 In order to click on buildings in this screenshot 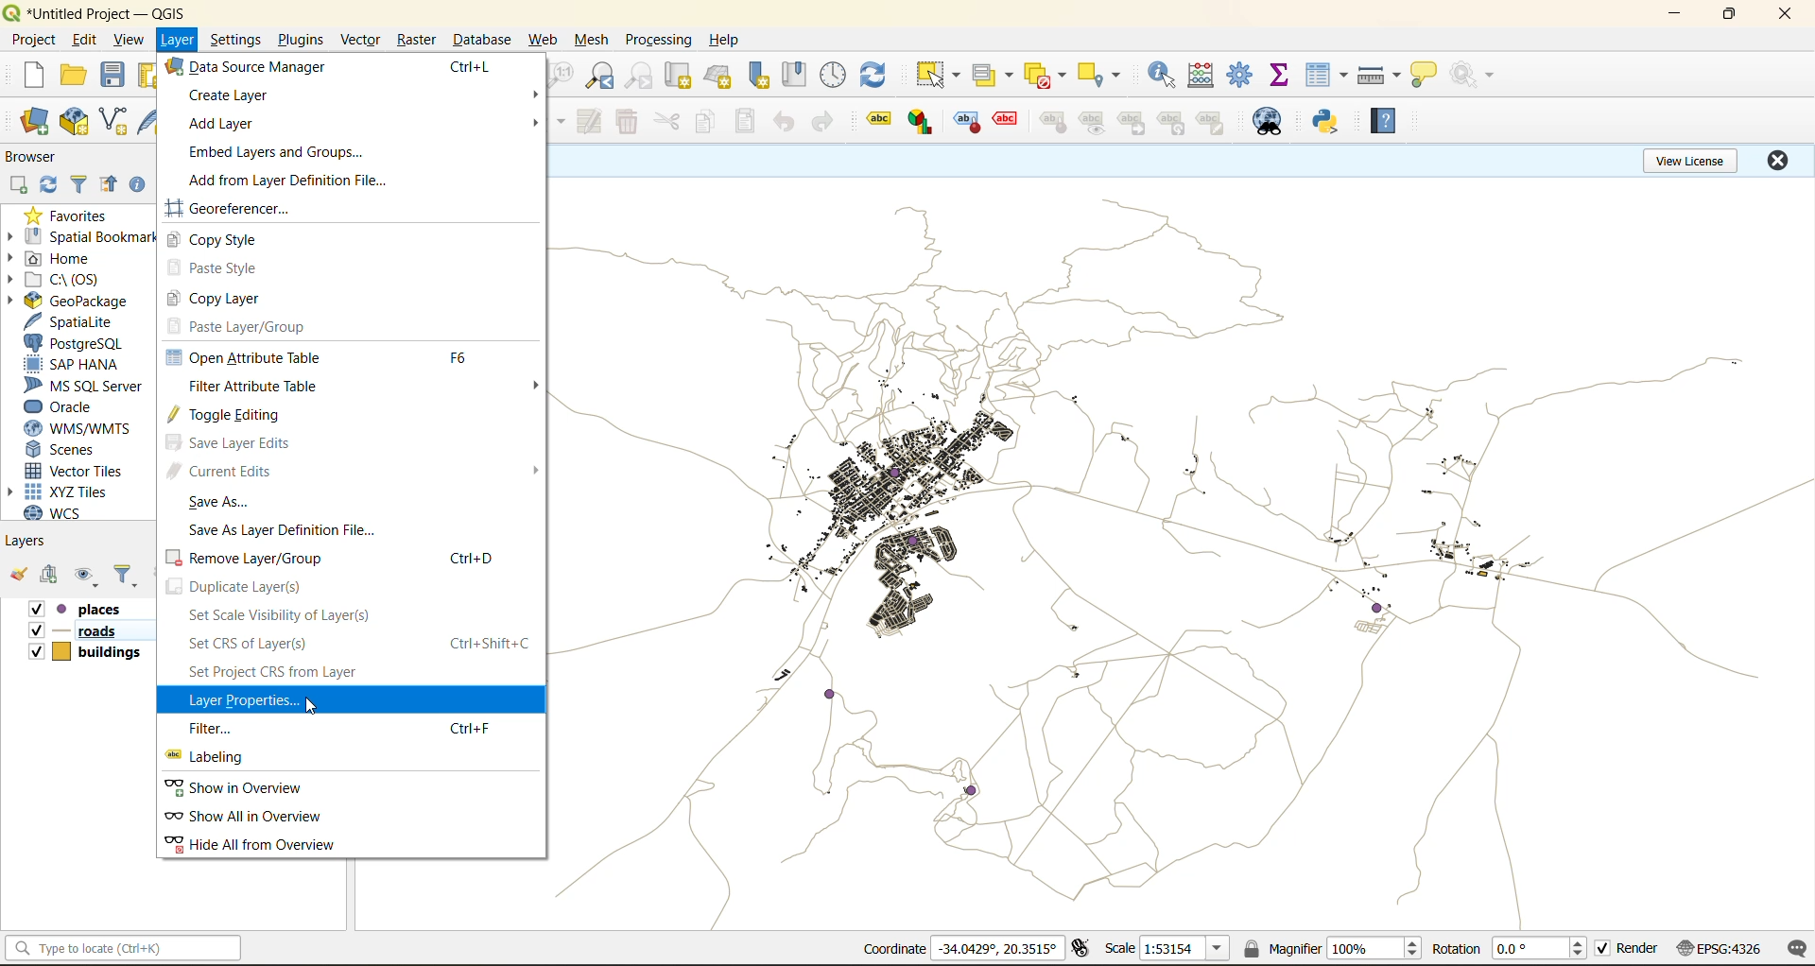, I will do `click(84, 655)`.